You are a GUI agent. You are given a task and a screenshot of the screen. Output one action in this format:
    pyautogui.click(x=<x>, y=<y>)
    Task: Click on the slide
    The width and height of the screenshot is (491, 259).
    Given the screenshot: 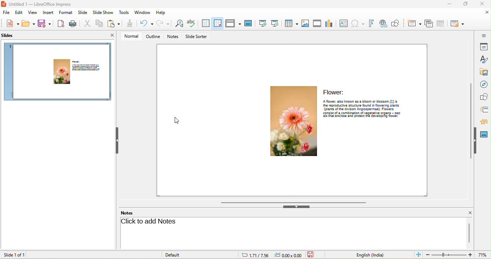 What is the action you would take?
    pyautogui.click(x=83, y=13)
    